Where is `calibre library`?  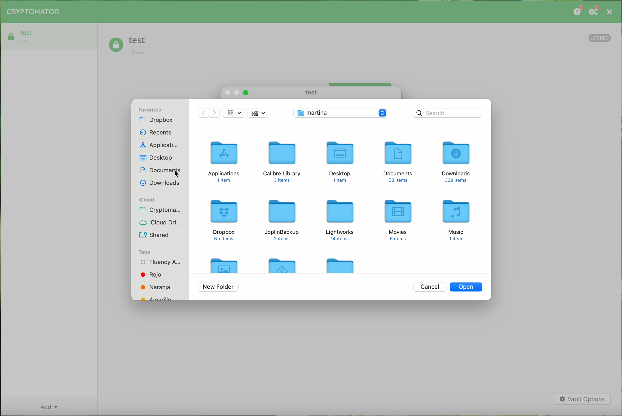
calibre library is located at coordinates (282, 162).